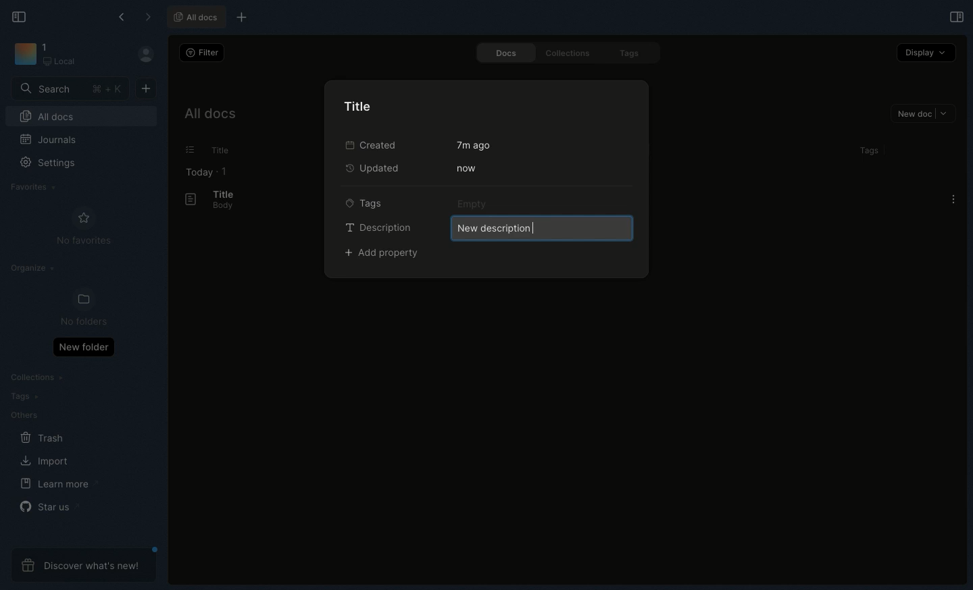  I want to click on Today, so click(195, 172).